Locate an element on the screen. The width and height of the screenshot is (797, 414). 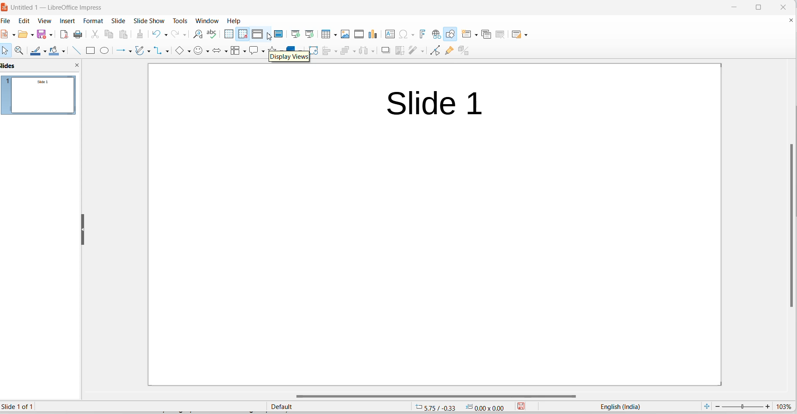
master slide is located at coordinates (280, 34).